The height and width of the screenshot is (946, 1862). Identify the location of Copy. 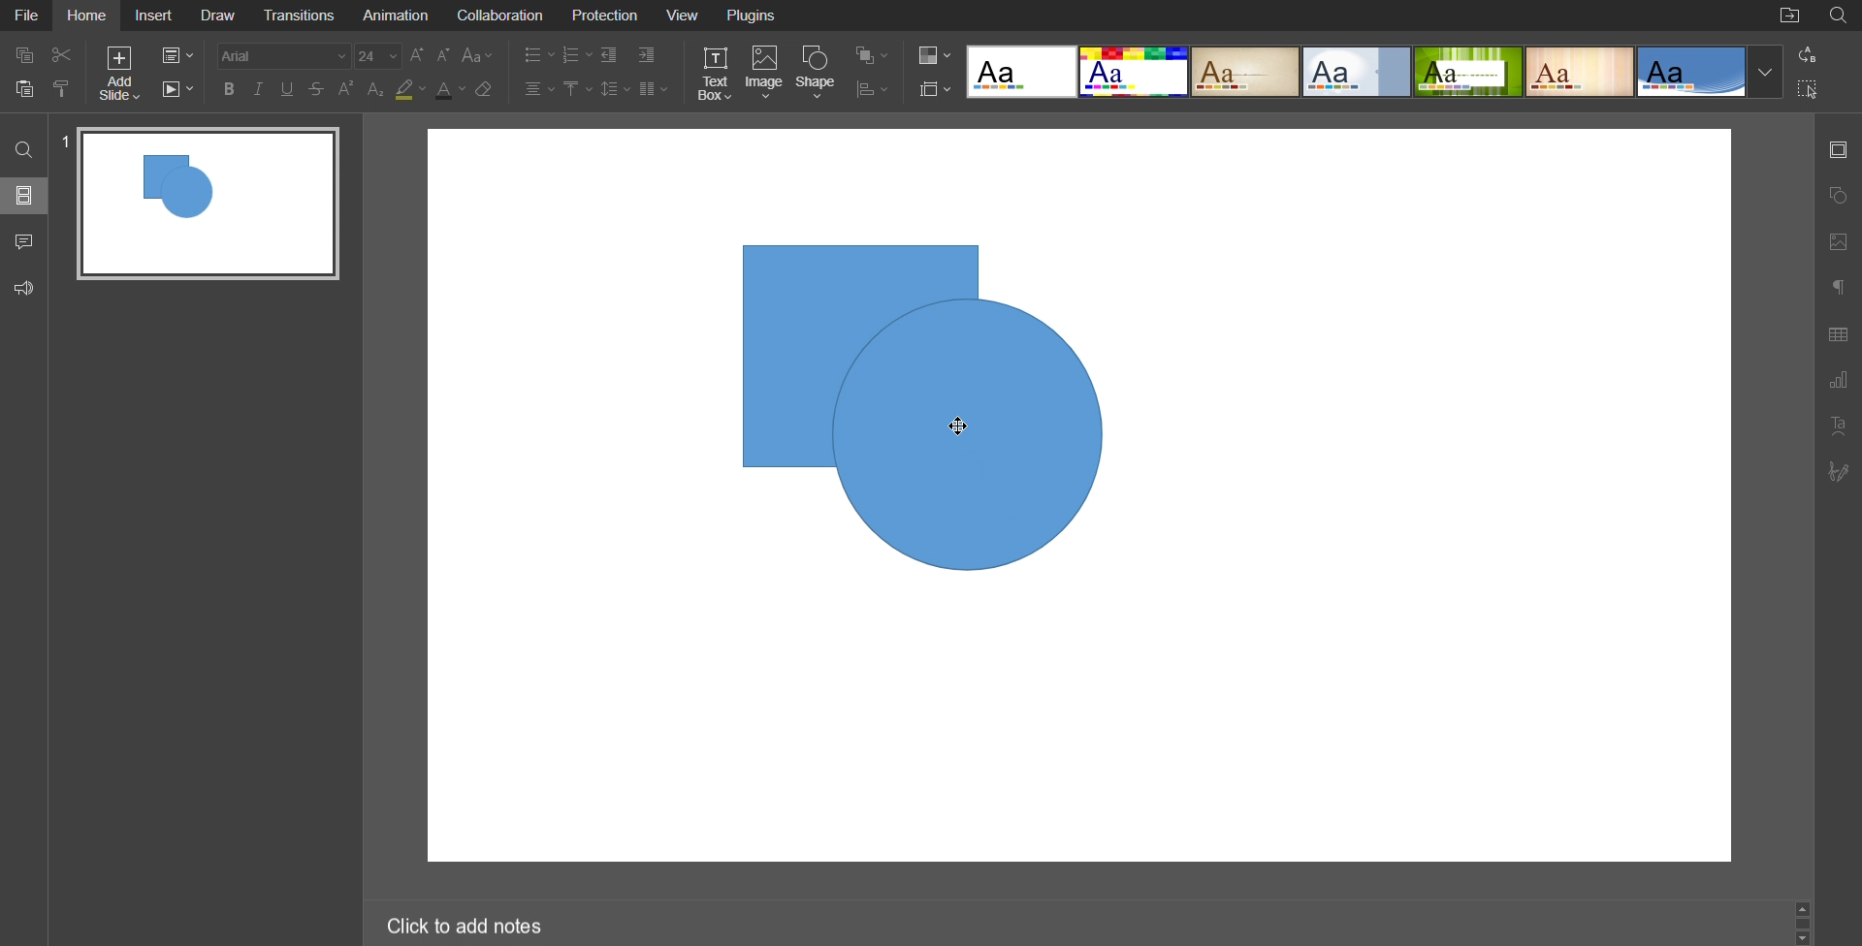
(22, 57).